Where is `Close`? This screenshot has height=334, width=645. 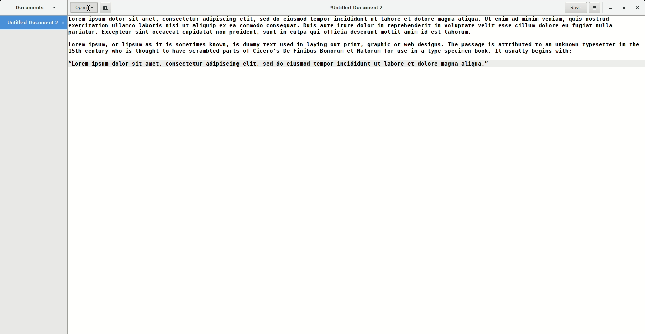 Close is located at coordinates (637, 7).